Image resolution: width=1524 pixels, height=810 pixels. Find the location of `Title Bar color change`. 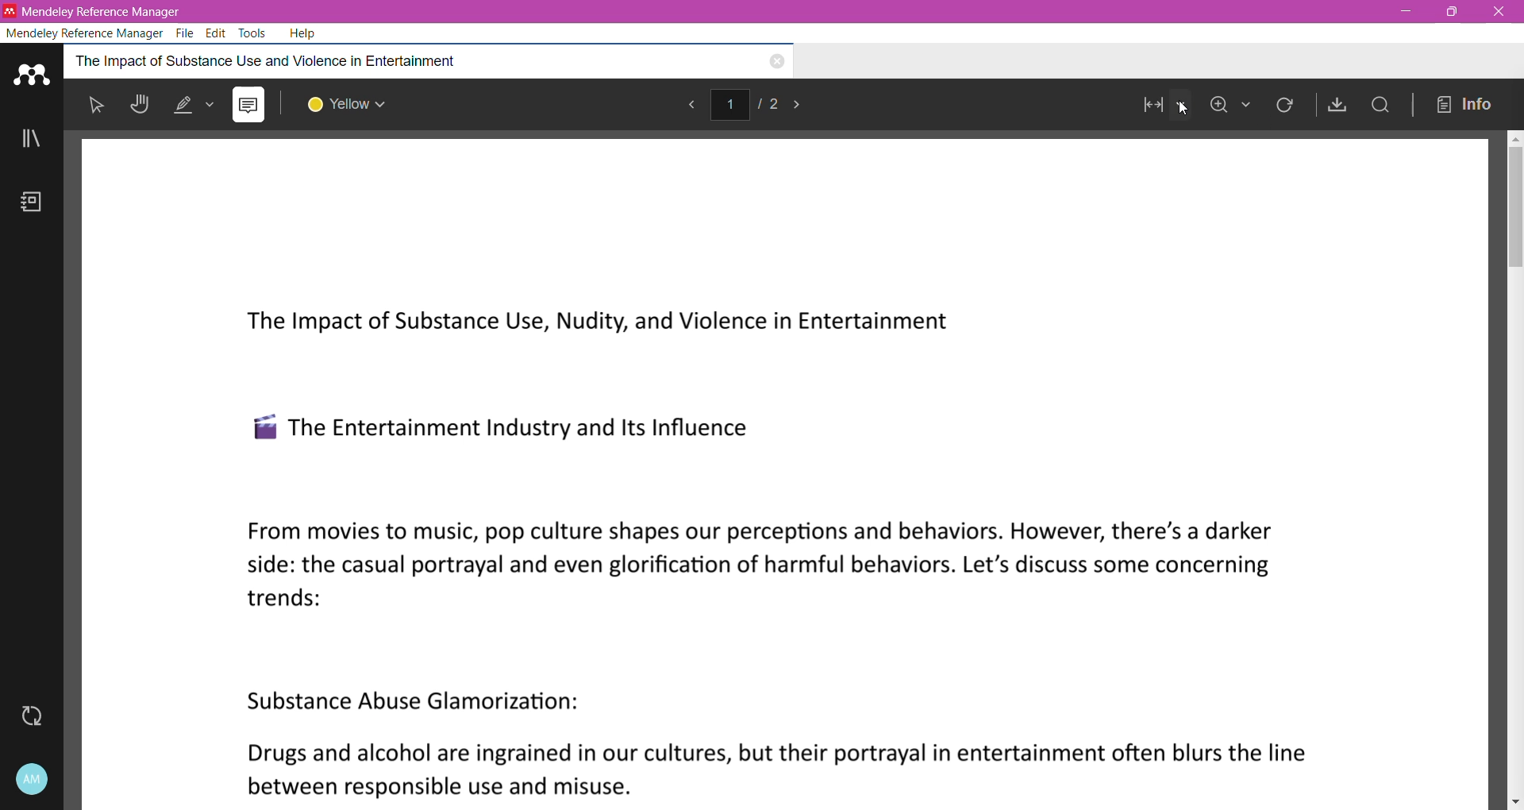

Title Bar color change is located at coordinates (849, 12).